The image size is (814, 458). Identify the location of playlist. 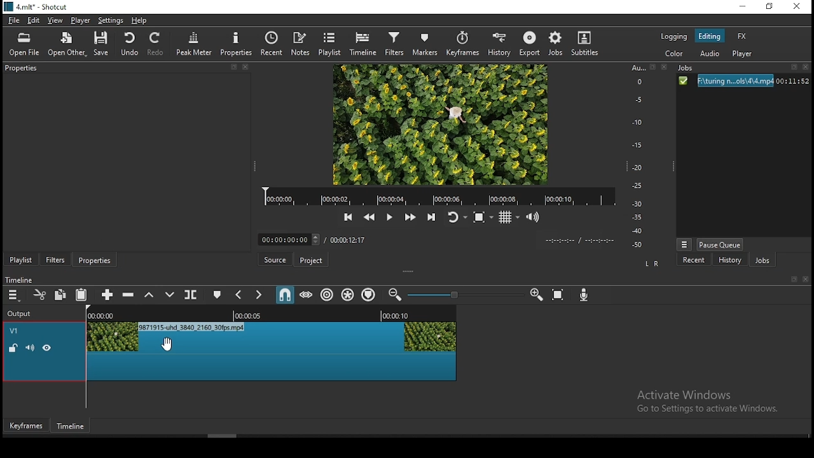
(21, 259).